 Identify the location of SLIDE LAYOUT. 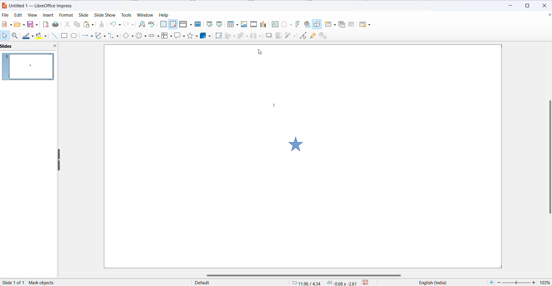
(365, 24).